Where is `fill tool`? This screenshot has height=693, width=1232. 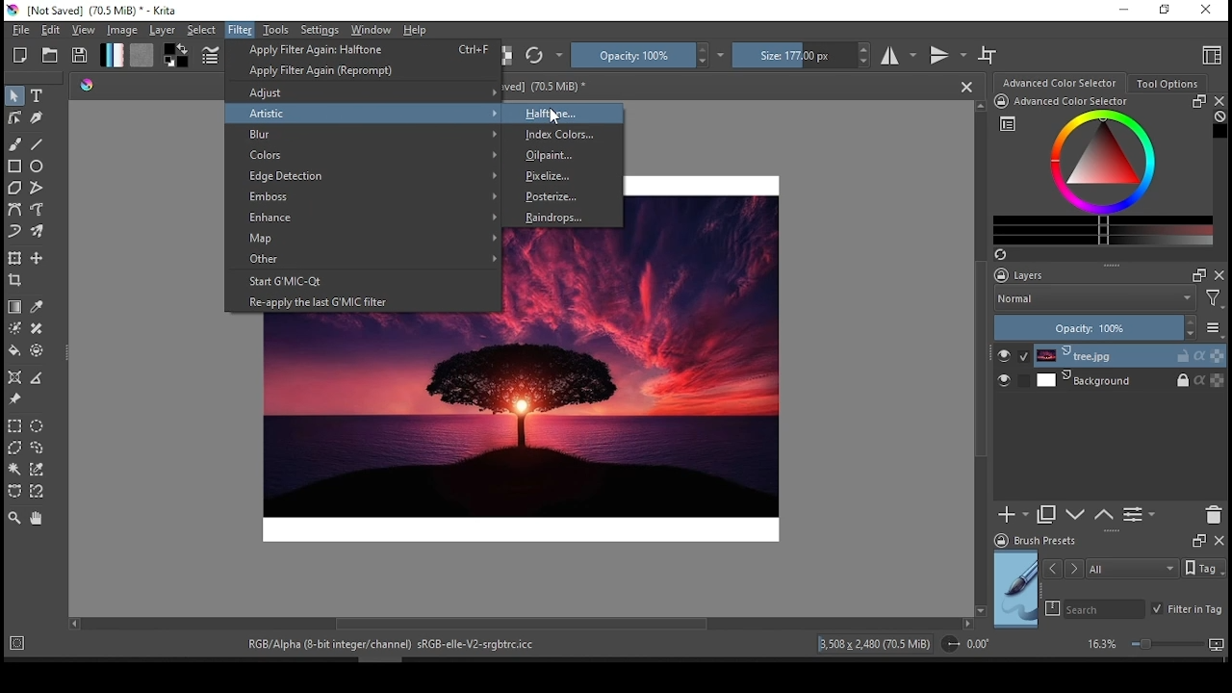 fill tool is located at coordinates (14, 350).